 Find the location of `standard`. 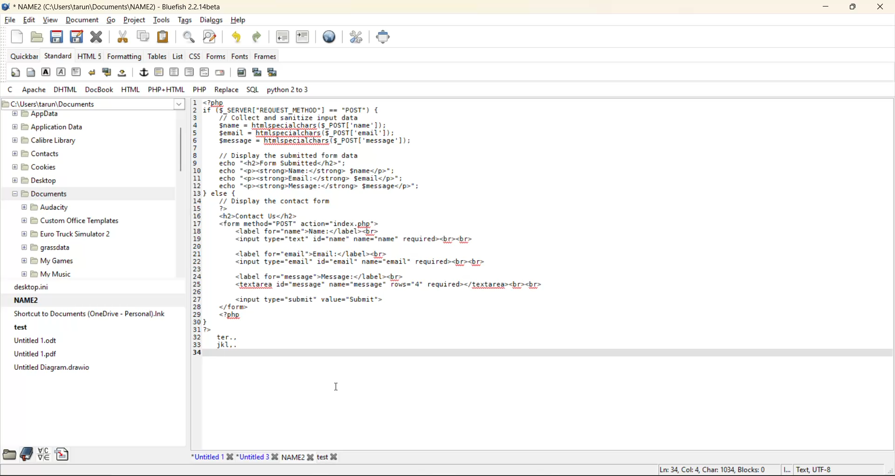

standard is located at coordinates (57, 55).